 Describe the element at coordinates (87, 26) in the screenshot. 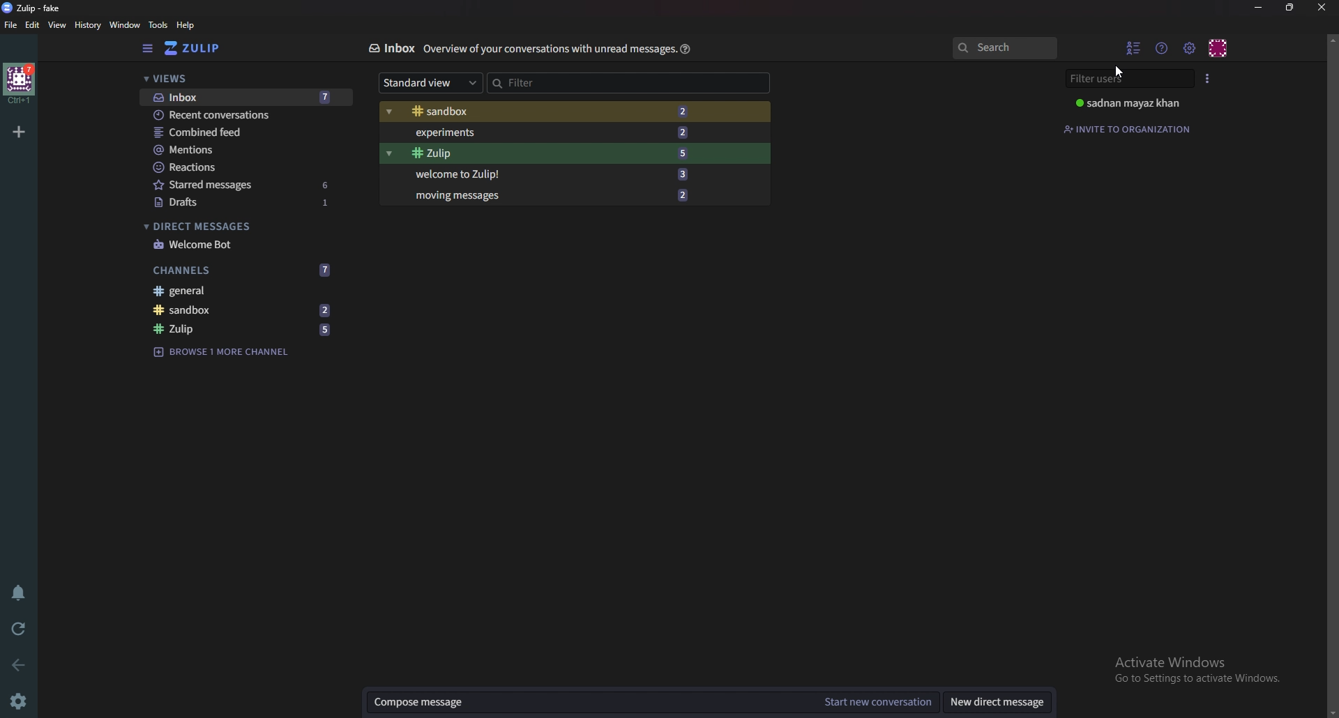

I see `History` at that location.